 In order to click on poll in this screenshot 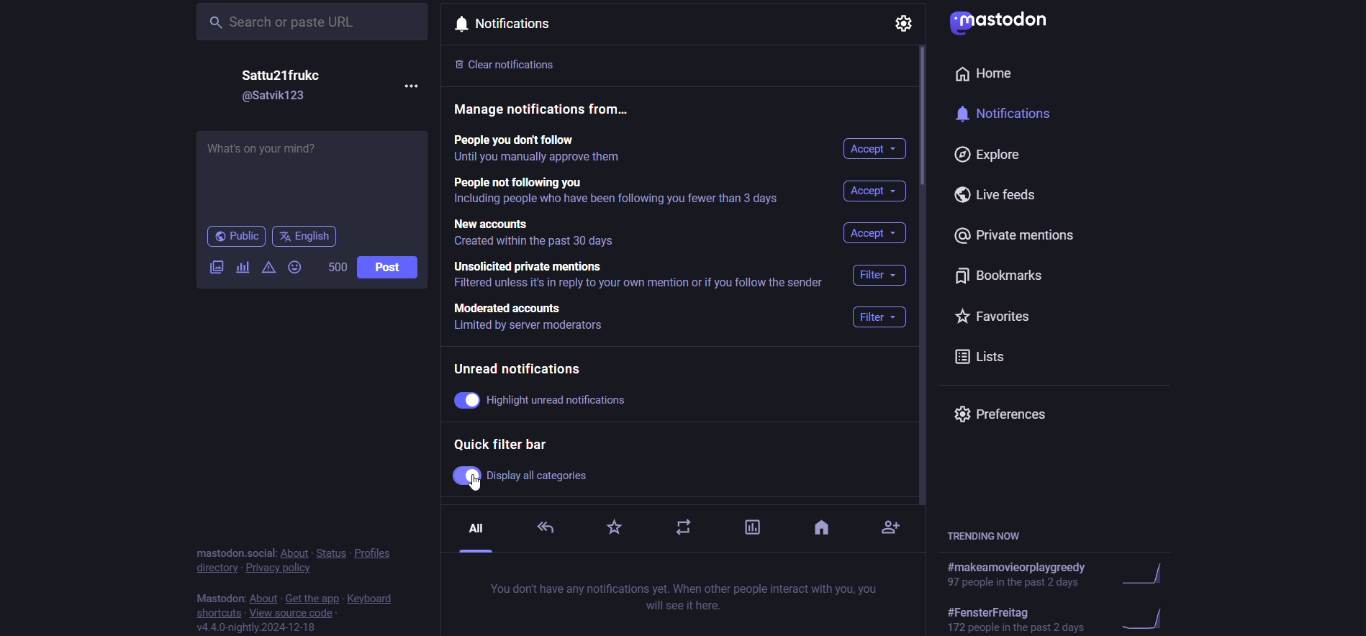, I will do `click(240, 267)`.